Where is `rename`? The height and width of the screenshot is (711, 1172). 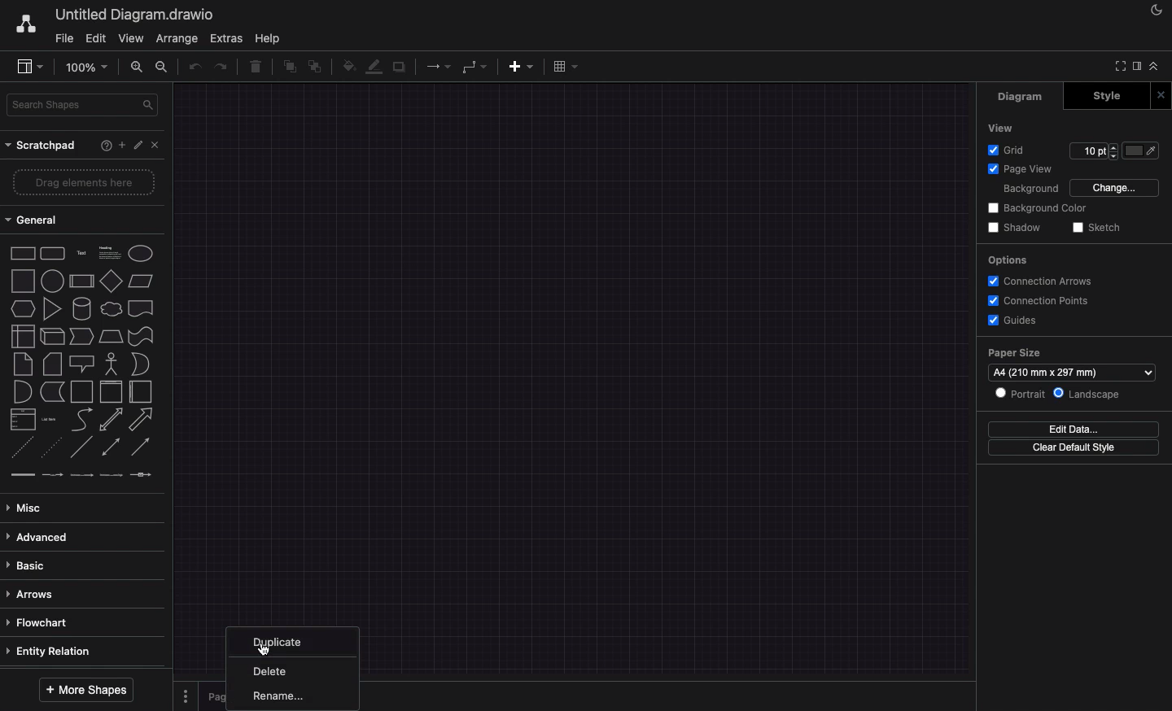 rename is located at coordinates (292, 695).